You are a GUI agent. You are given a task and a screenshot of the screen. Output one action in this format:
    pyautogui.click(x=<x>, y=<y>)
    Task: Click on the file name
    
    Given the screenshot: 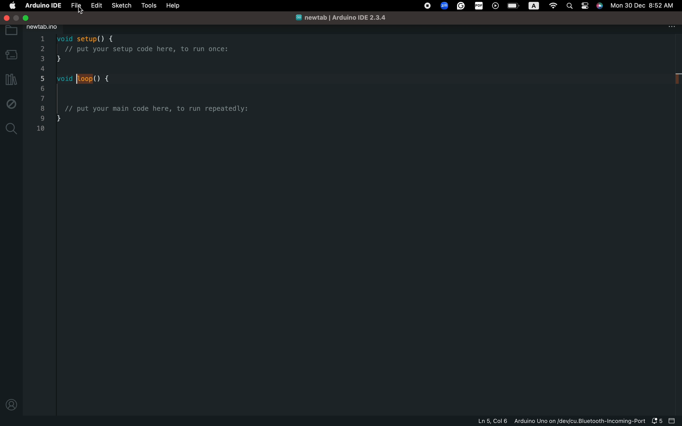 What is the action you would take?
    pyautogui.click(x=333, y=18)
    